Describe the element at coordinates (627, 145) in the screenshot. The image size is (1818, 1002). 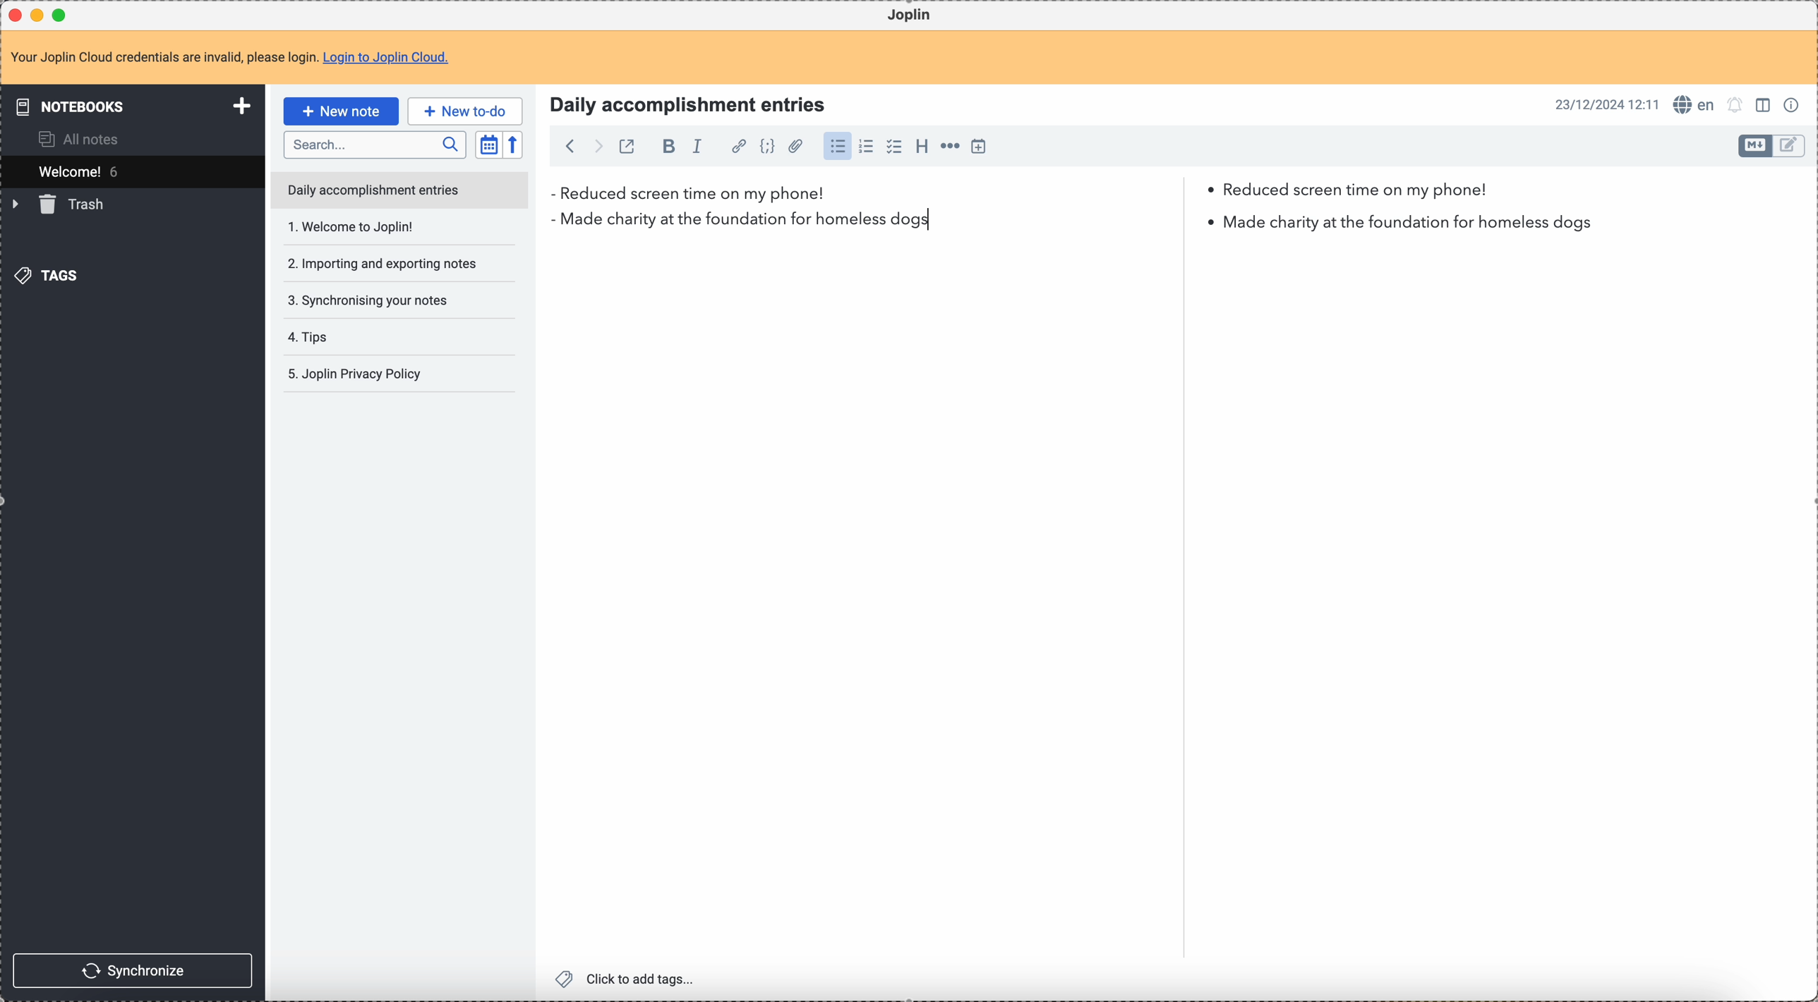
I see `toggle external editing` at that location.